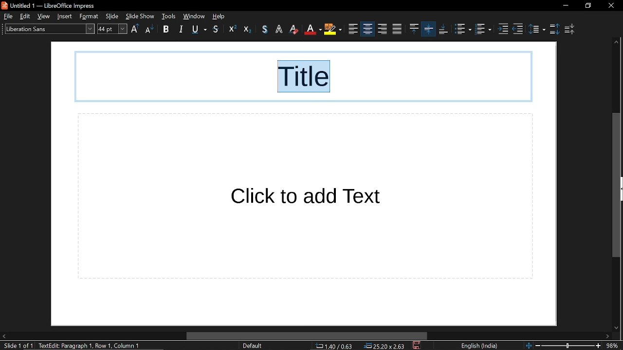 The width and height of the screenshot is (623, 350). I want to click on text style, so click(47, 28).